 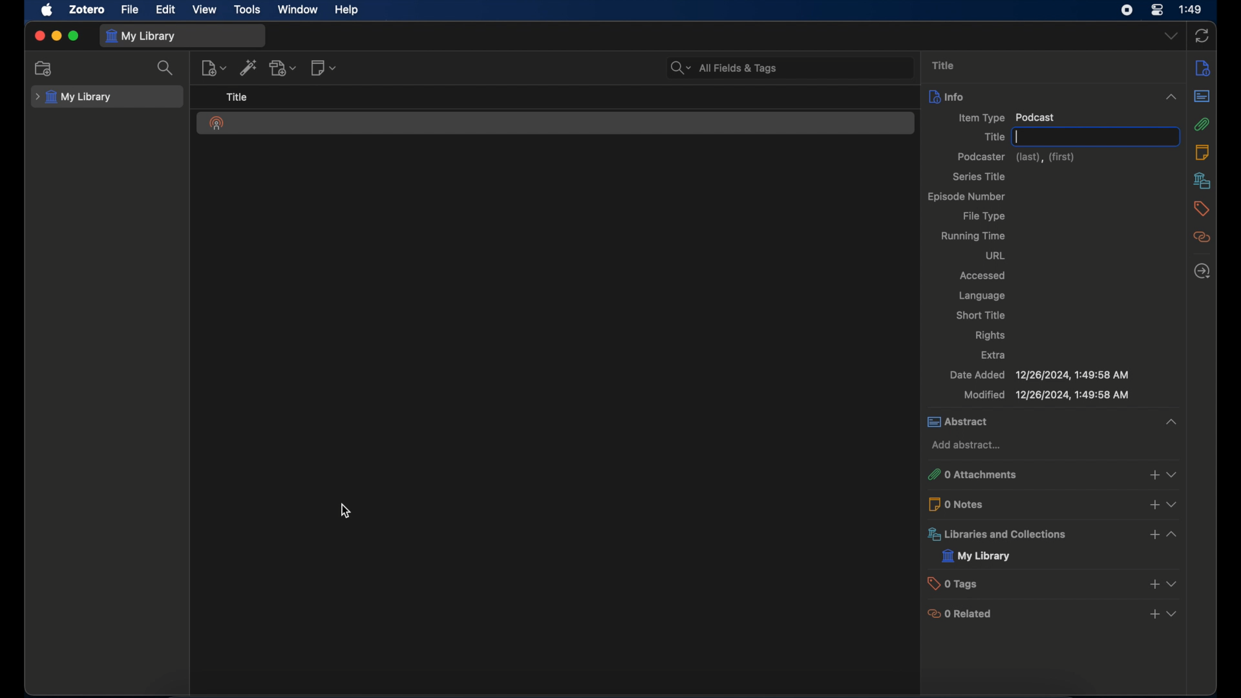 What do you see at coordinates (1202, 69) in the screenshot?
I see `info` at bounding box center [1202, 69].